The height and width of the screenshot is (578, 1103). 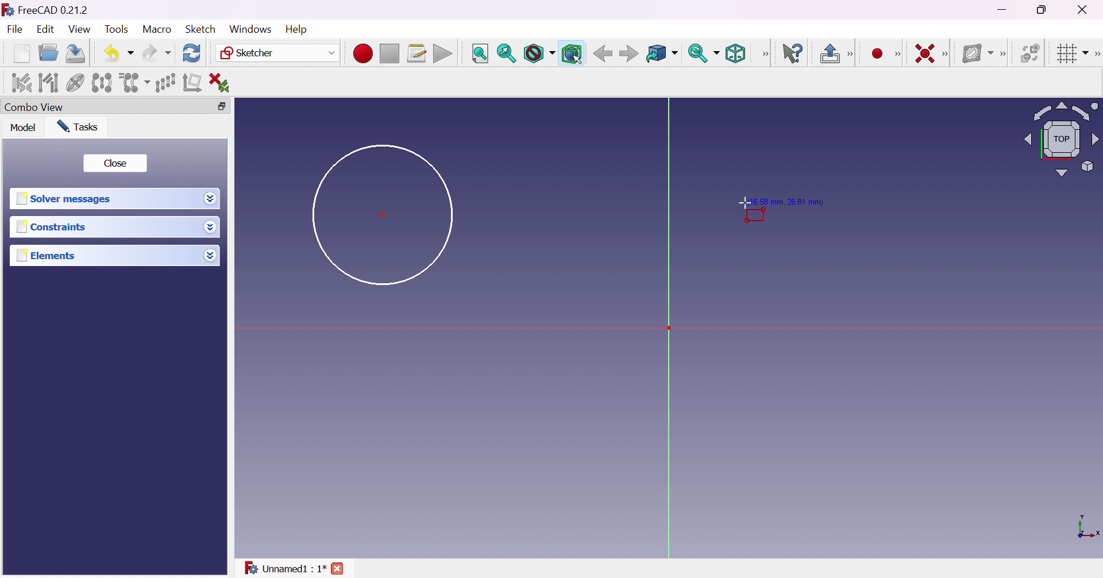 I want to click on Macro recording..., so click(x=362, y=52).